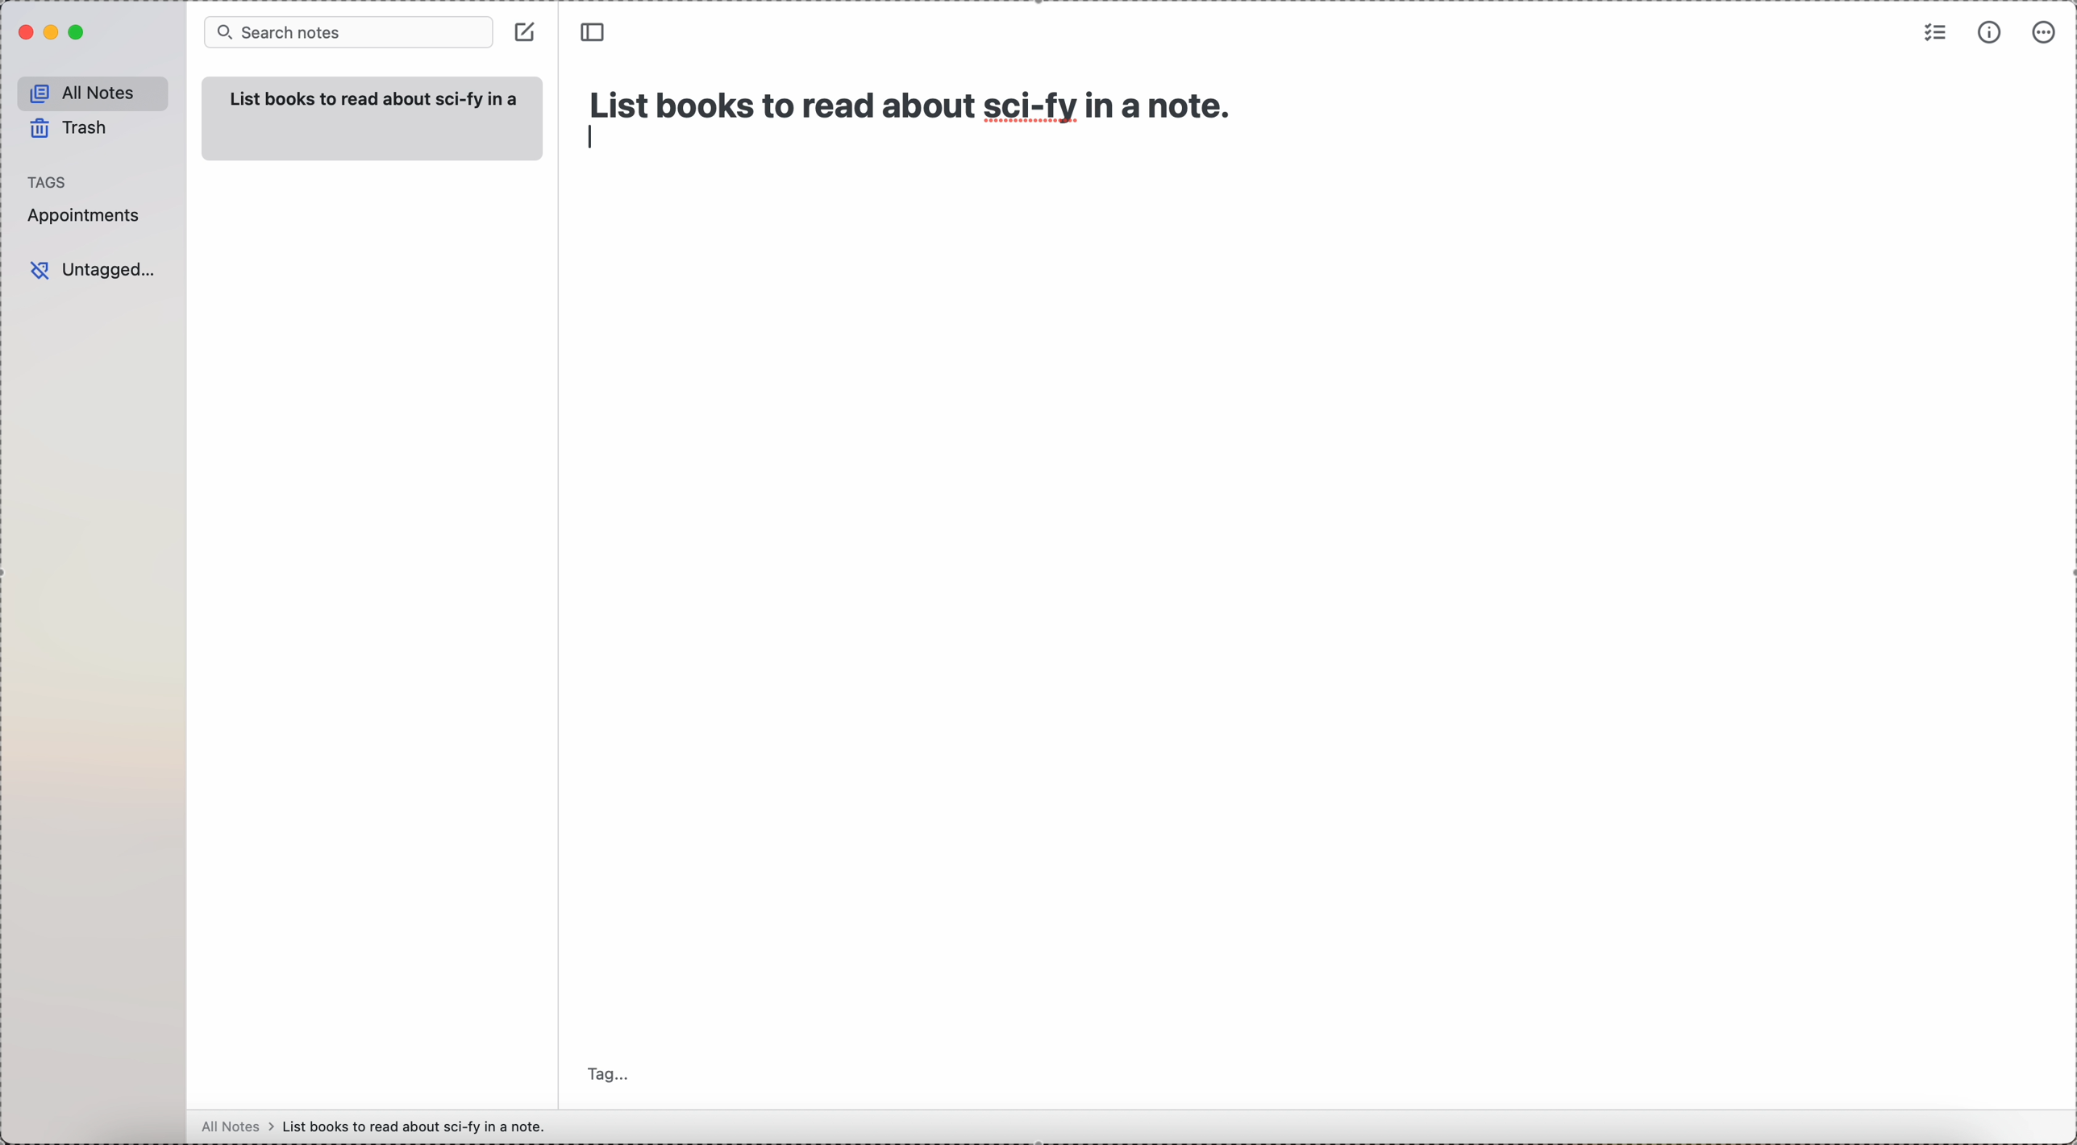  Describe the element at coordinates (85, 217) in the screenshot. I see `appointments tag` at that location.